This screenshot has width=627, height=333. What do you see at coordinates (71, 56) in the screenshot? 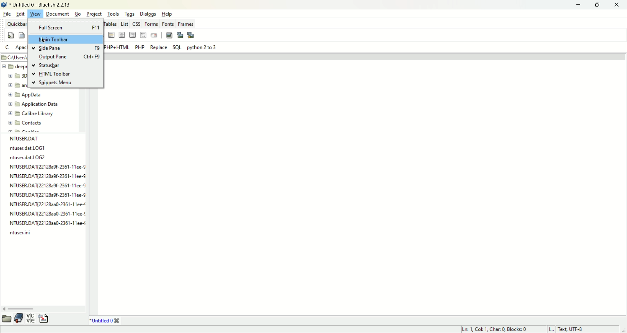
I see `output pane` at bounding box center [71, 56].